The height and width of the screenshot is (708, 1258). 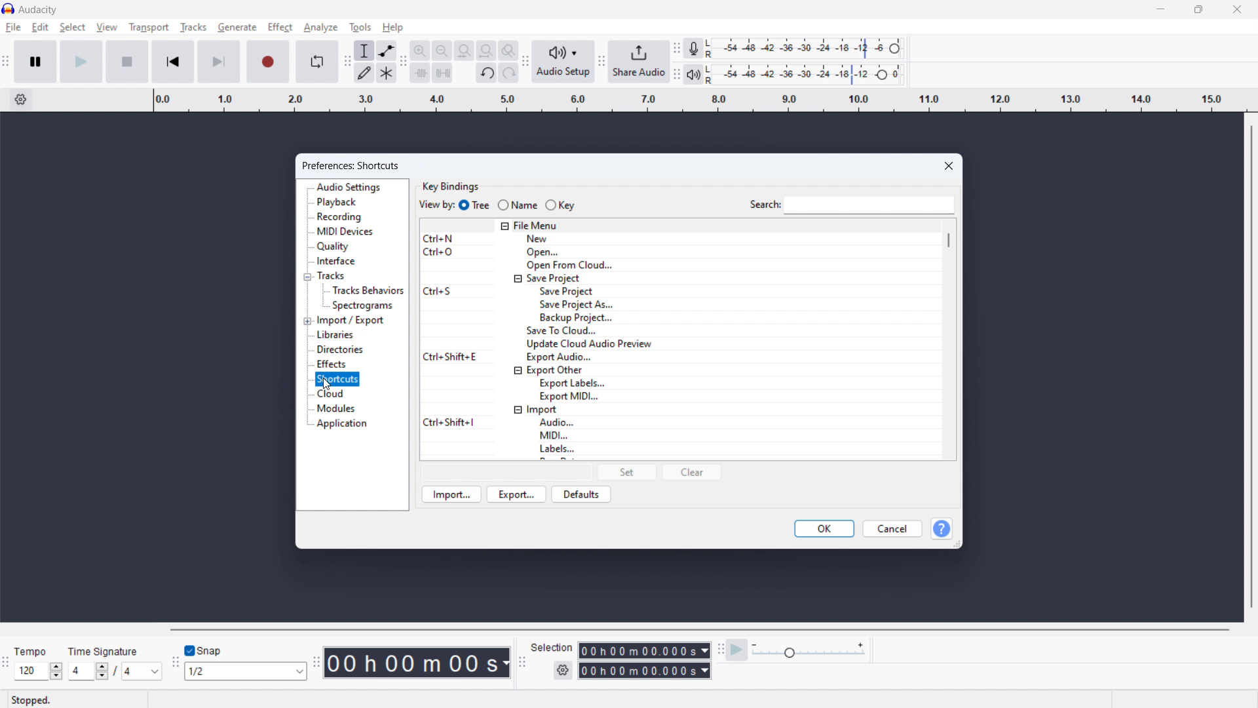 I want to click on play at speed, so click(x=737, y=650).